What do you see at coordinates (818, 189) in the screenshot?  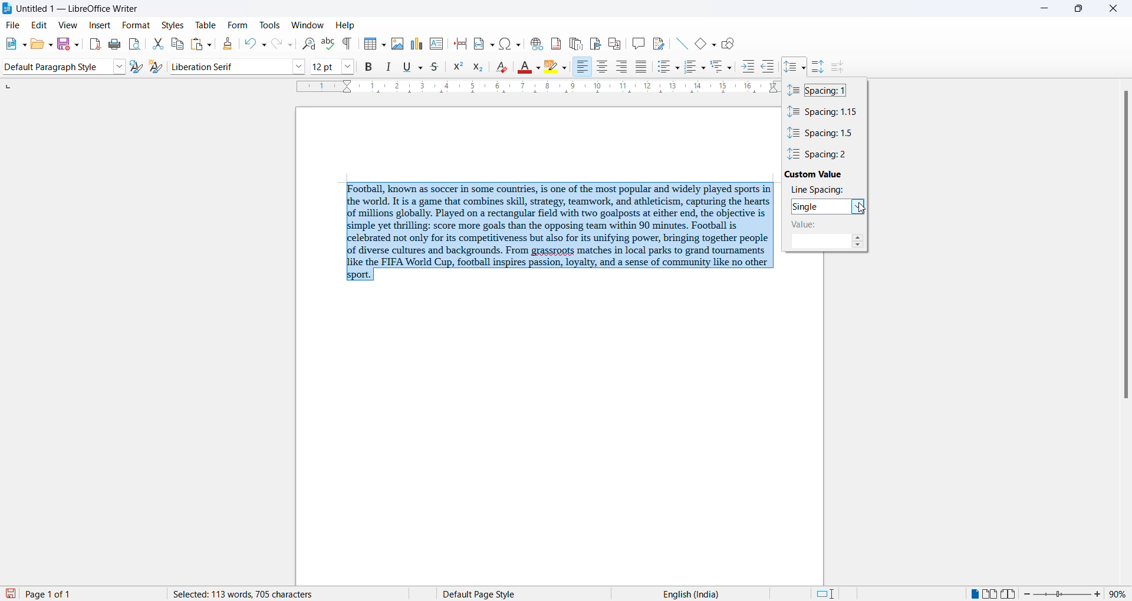 I see `line spacing` at bounding box center [818, 189].